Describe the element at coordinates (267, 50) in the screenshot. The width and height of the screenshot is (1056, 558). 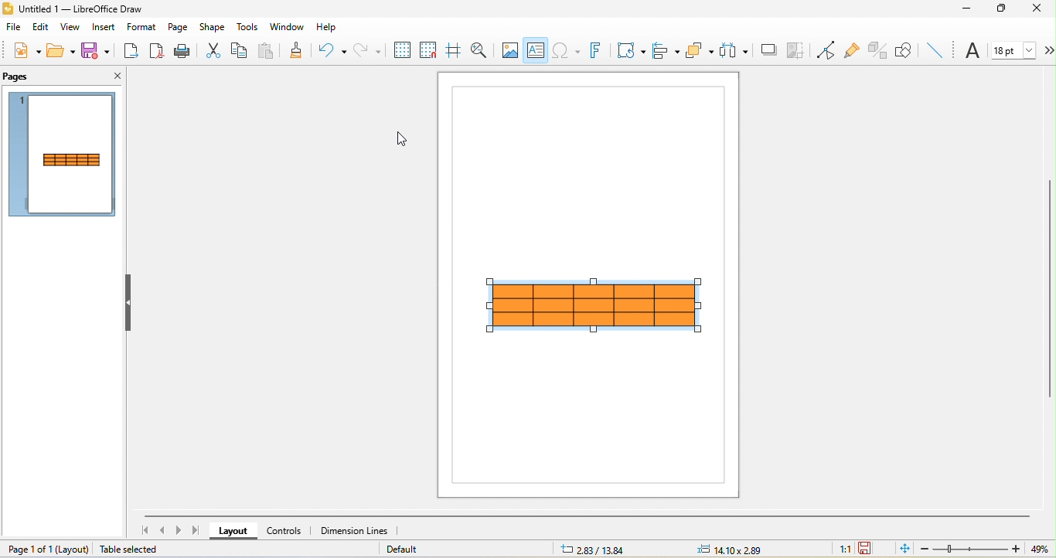
I see `paste` at that location.